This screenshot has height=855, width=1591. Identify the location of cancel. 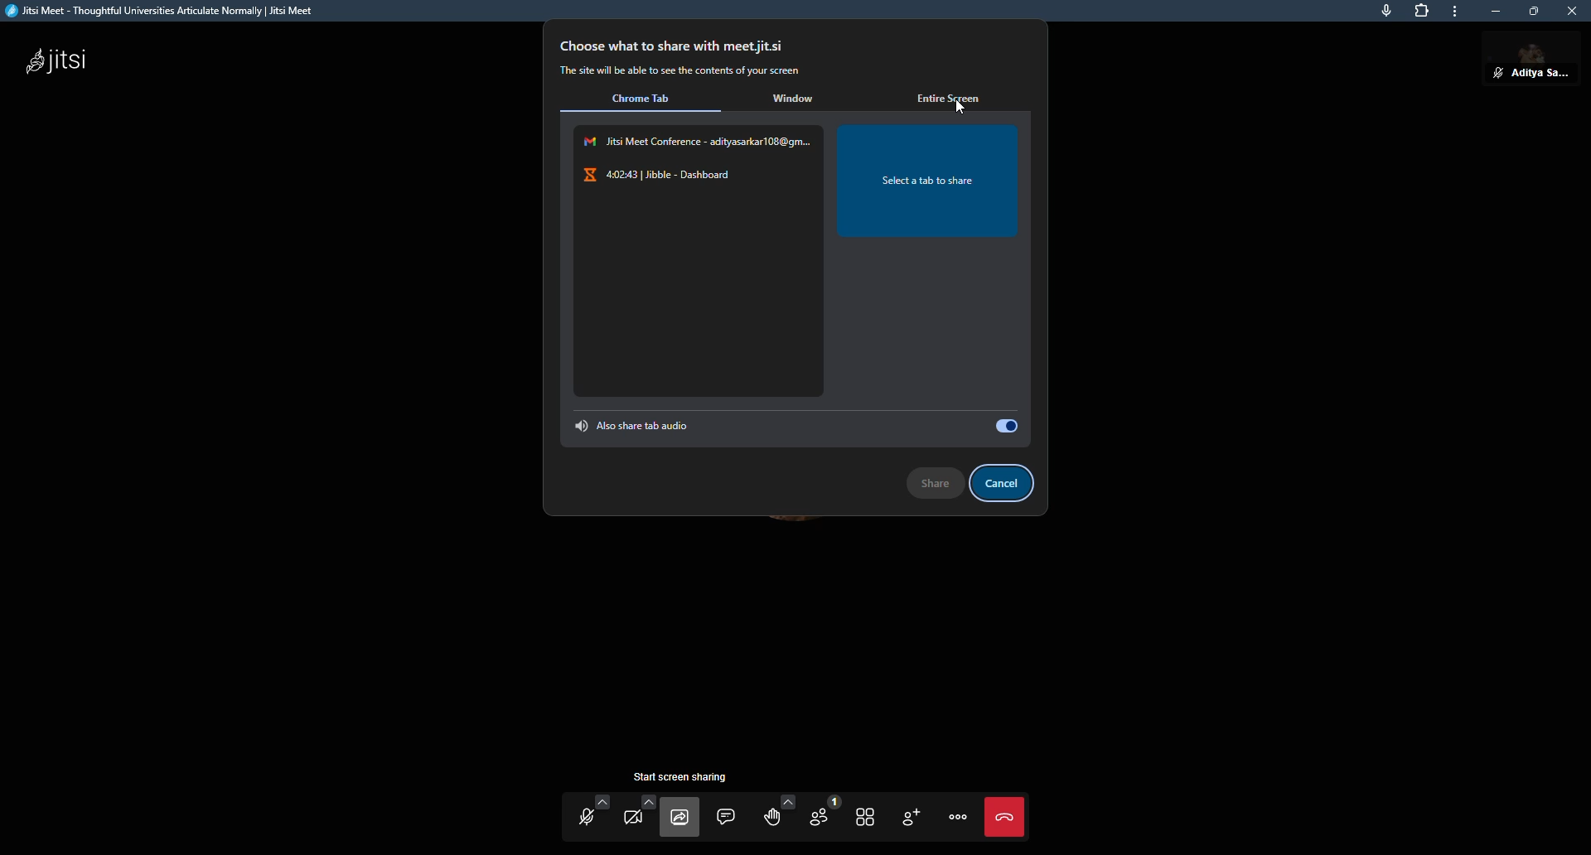
(1008, 483).